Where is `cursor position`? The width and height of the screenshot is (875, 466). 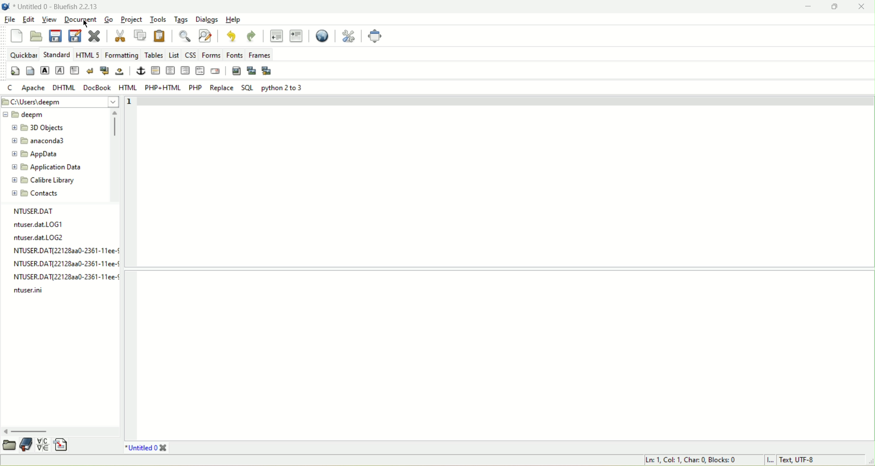 cursor position is located at coordinates (693, 461).